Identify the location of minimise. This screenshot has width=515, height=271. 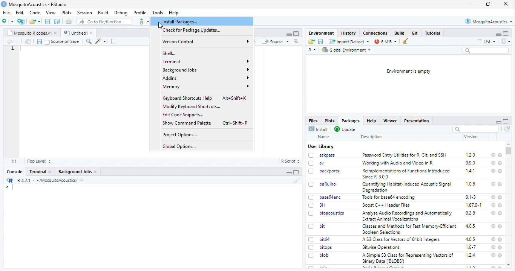
(499, 122).